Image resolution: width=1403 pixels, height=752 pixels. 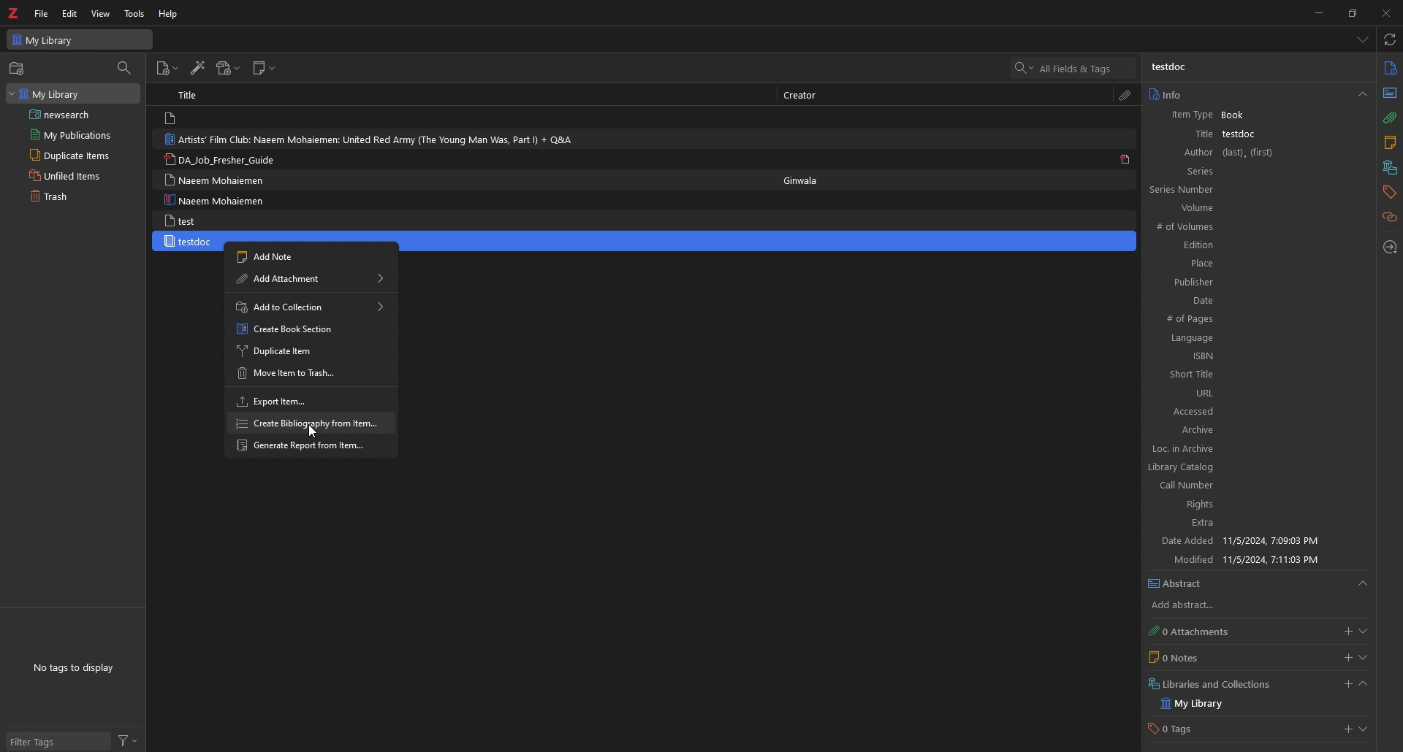 What do you see at coordinates (1255, 171) in the screenshot?
I see `Series` at bounding box center [1255, 171].